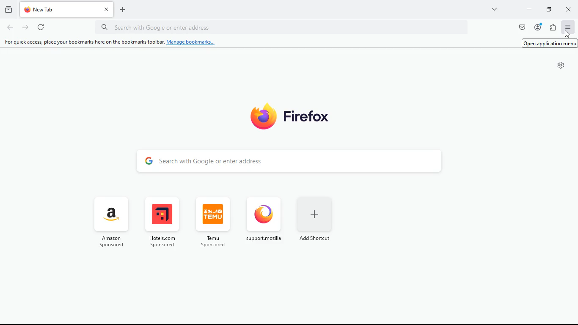 This screenshot has width=578, height=325. What do you see at coordinates (114, 223) in the screenshot?
I see `amazon` at bounding box center [114, 223].